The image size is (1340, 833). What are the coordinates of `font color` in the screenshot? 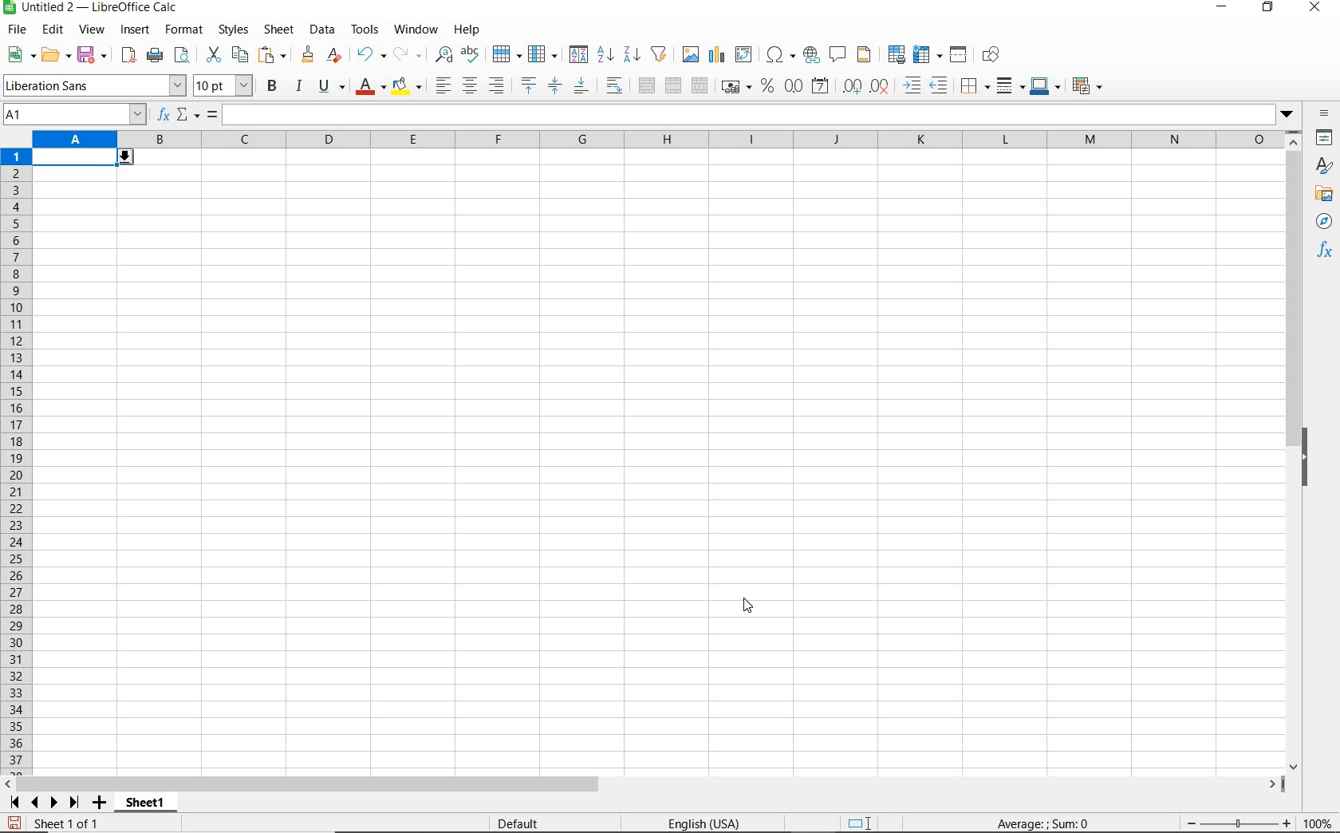 It's located at (372, 86).